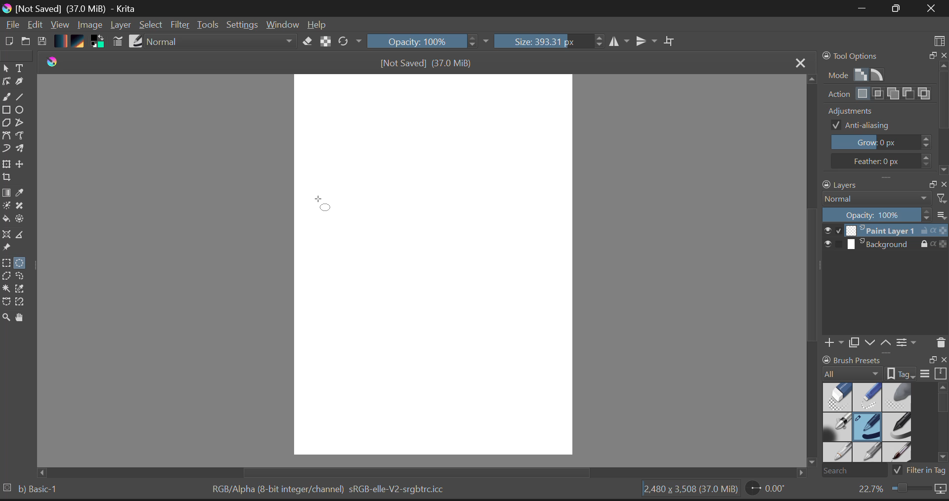  Describe the element at coordinates (20, 68) in the screenshot. I see `Text` at that location.